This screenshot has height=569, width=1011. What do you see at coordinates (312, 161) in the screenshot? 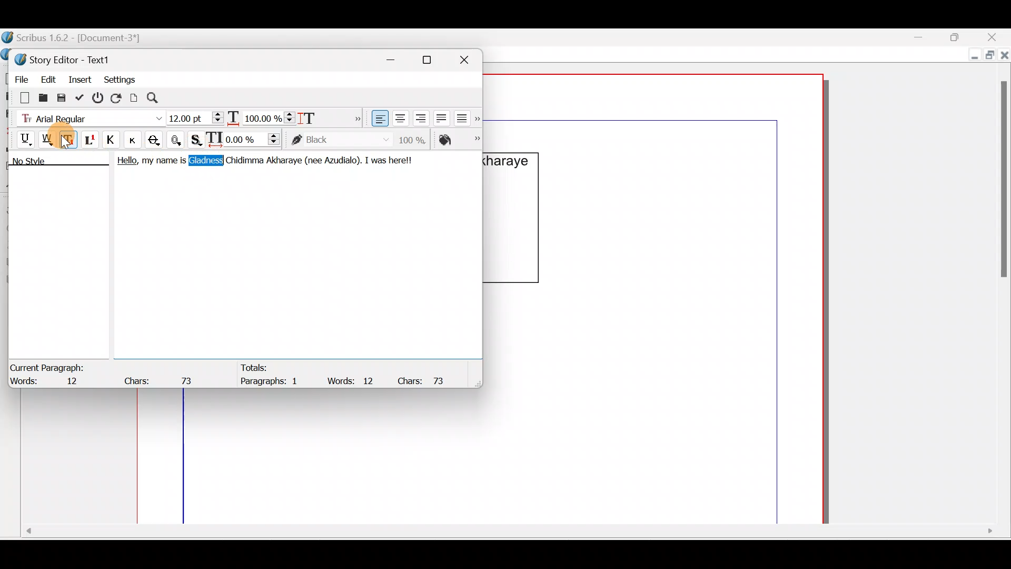
I see `(nee` at bounding box center [312, 161].